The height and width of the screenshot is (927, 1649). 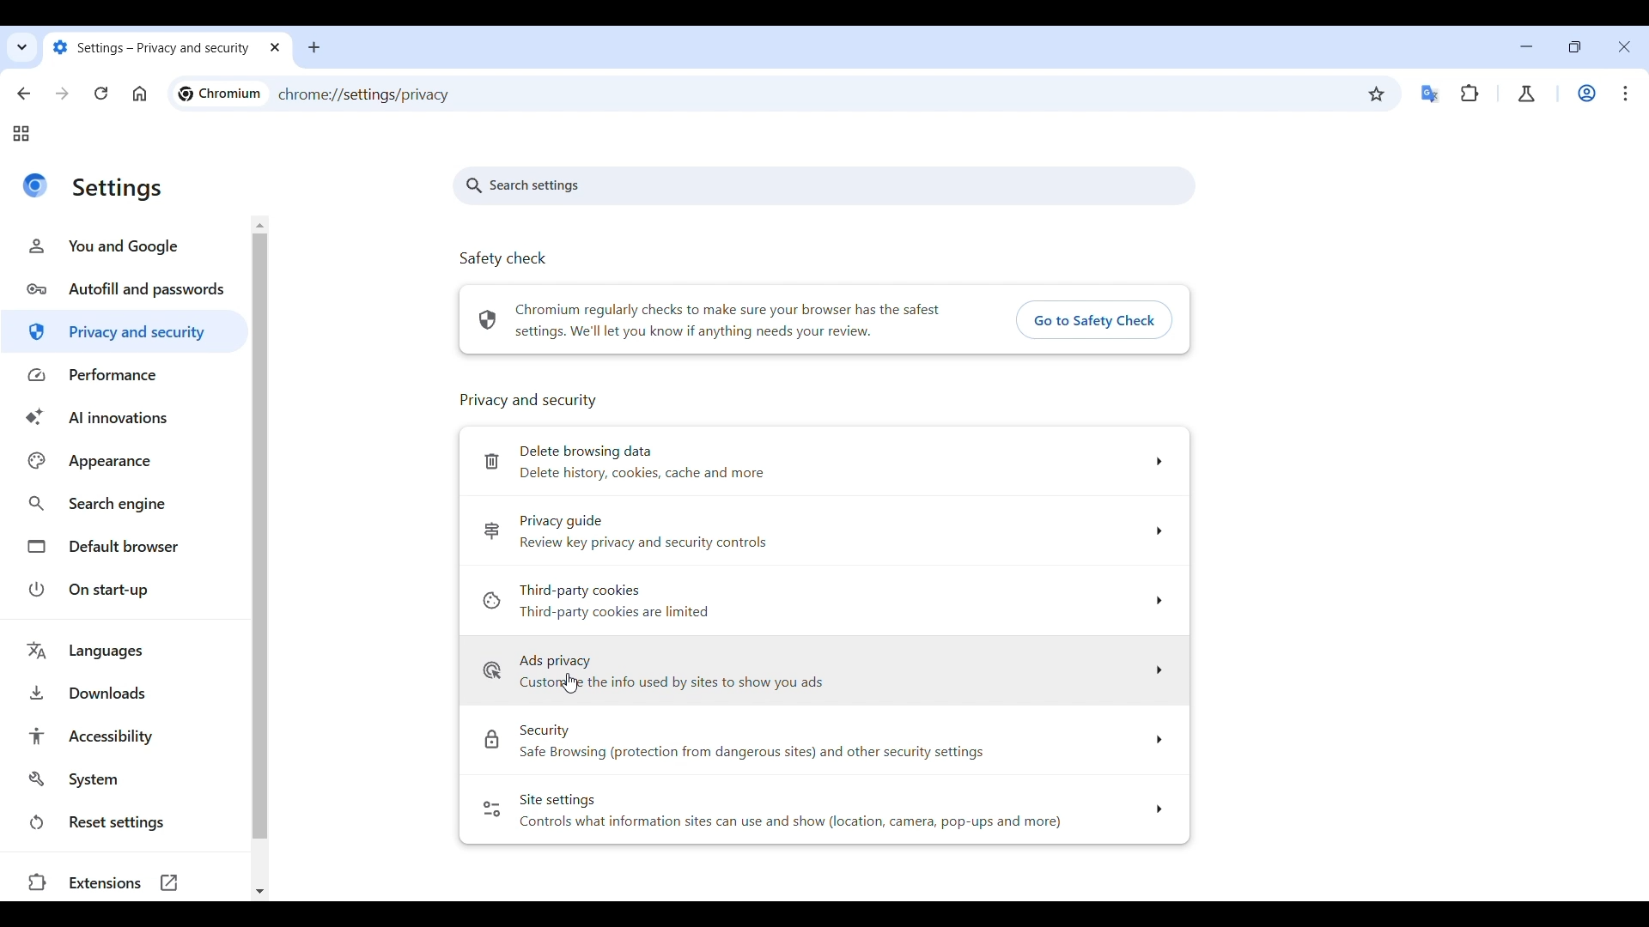 What do you see at coordinates (827, 462) in the screenshot?
I see `Delete browsing data options` at bounding box center [827, 462].